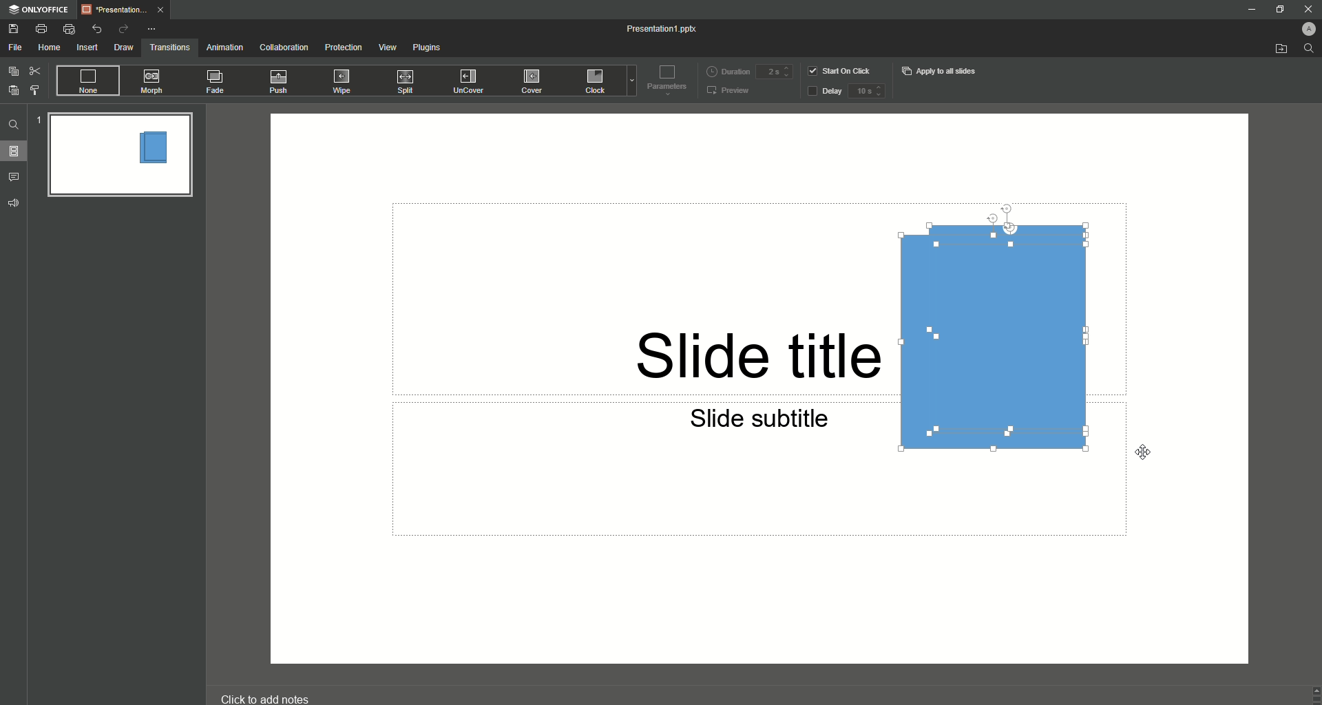  What do you see at coordinates (1277, 10) in the screenshot?
I see `Restore` at bounding box center [1277, 10].